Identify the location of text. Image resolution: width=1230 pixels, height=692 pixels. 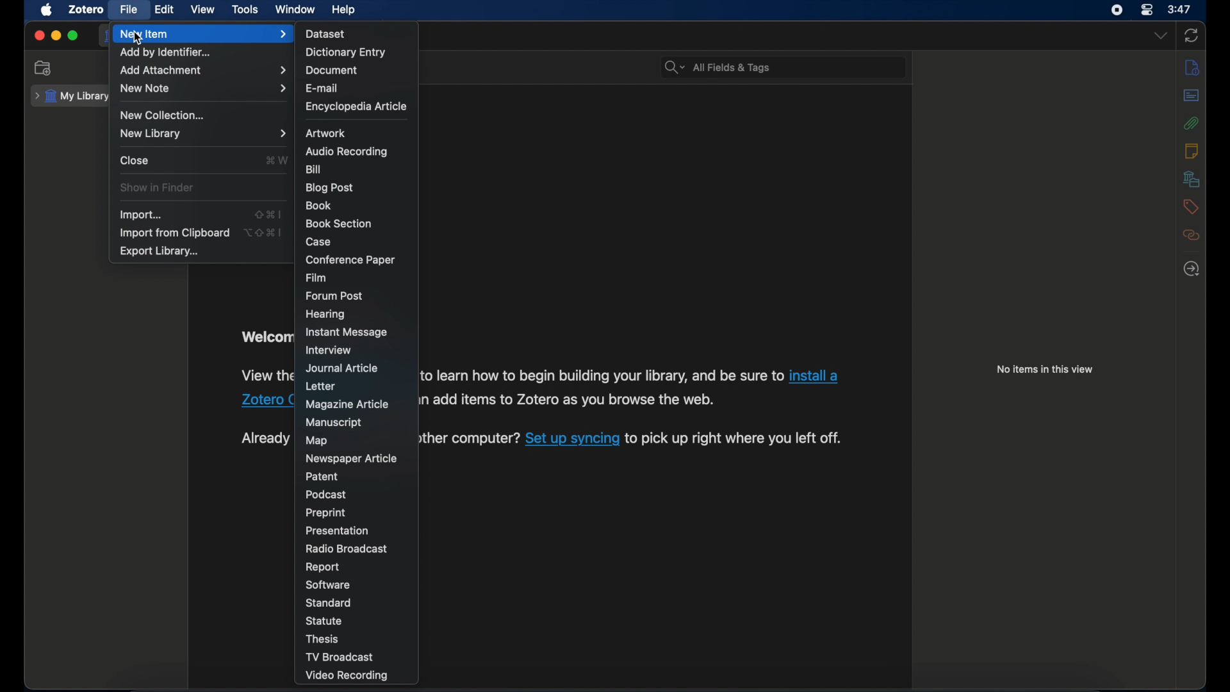
(602, 374).